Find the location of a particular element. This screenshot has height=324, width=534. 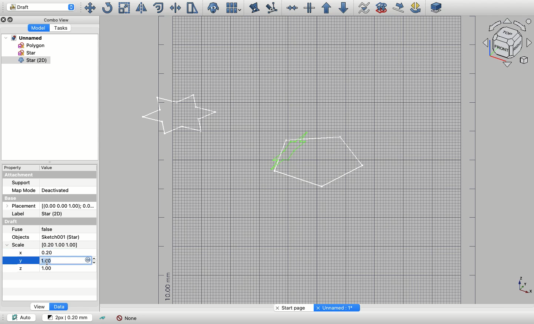

None is located at coordinates (127, 318).